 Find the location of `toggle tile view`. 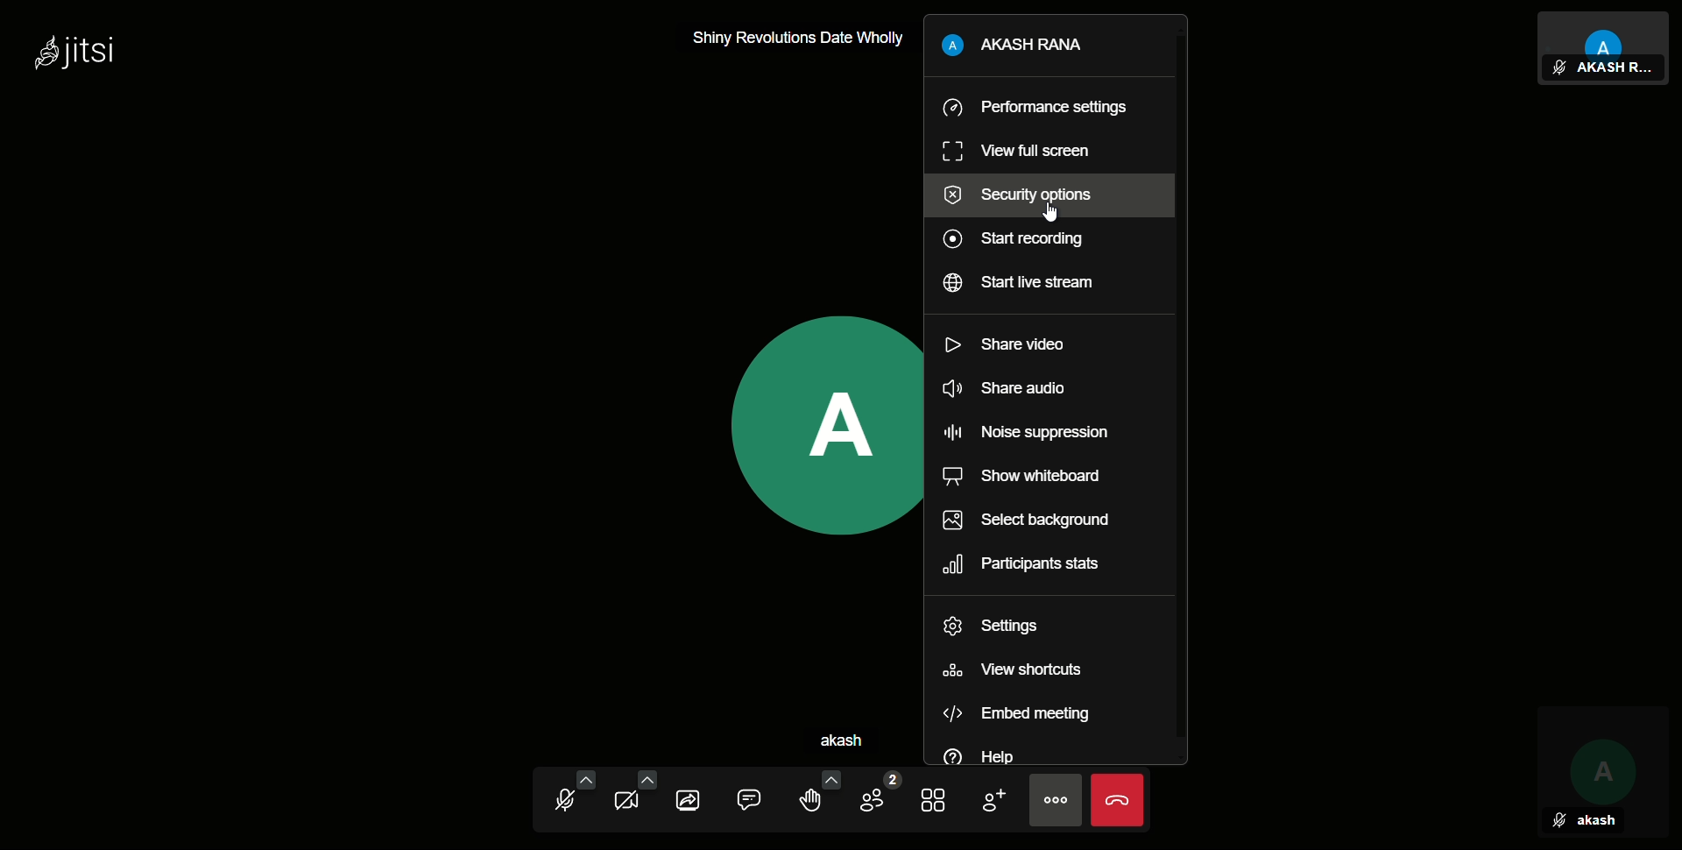

toggle tile view is located at coordinates (936, 797).